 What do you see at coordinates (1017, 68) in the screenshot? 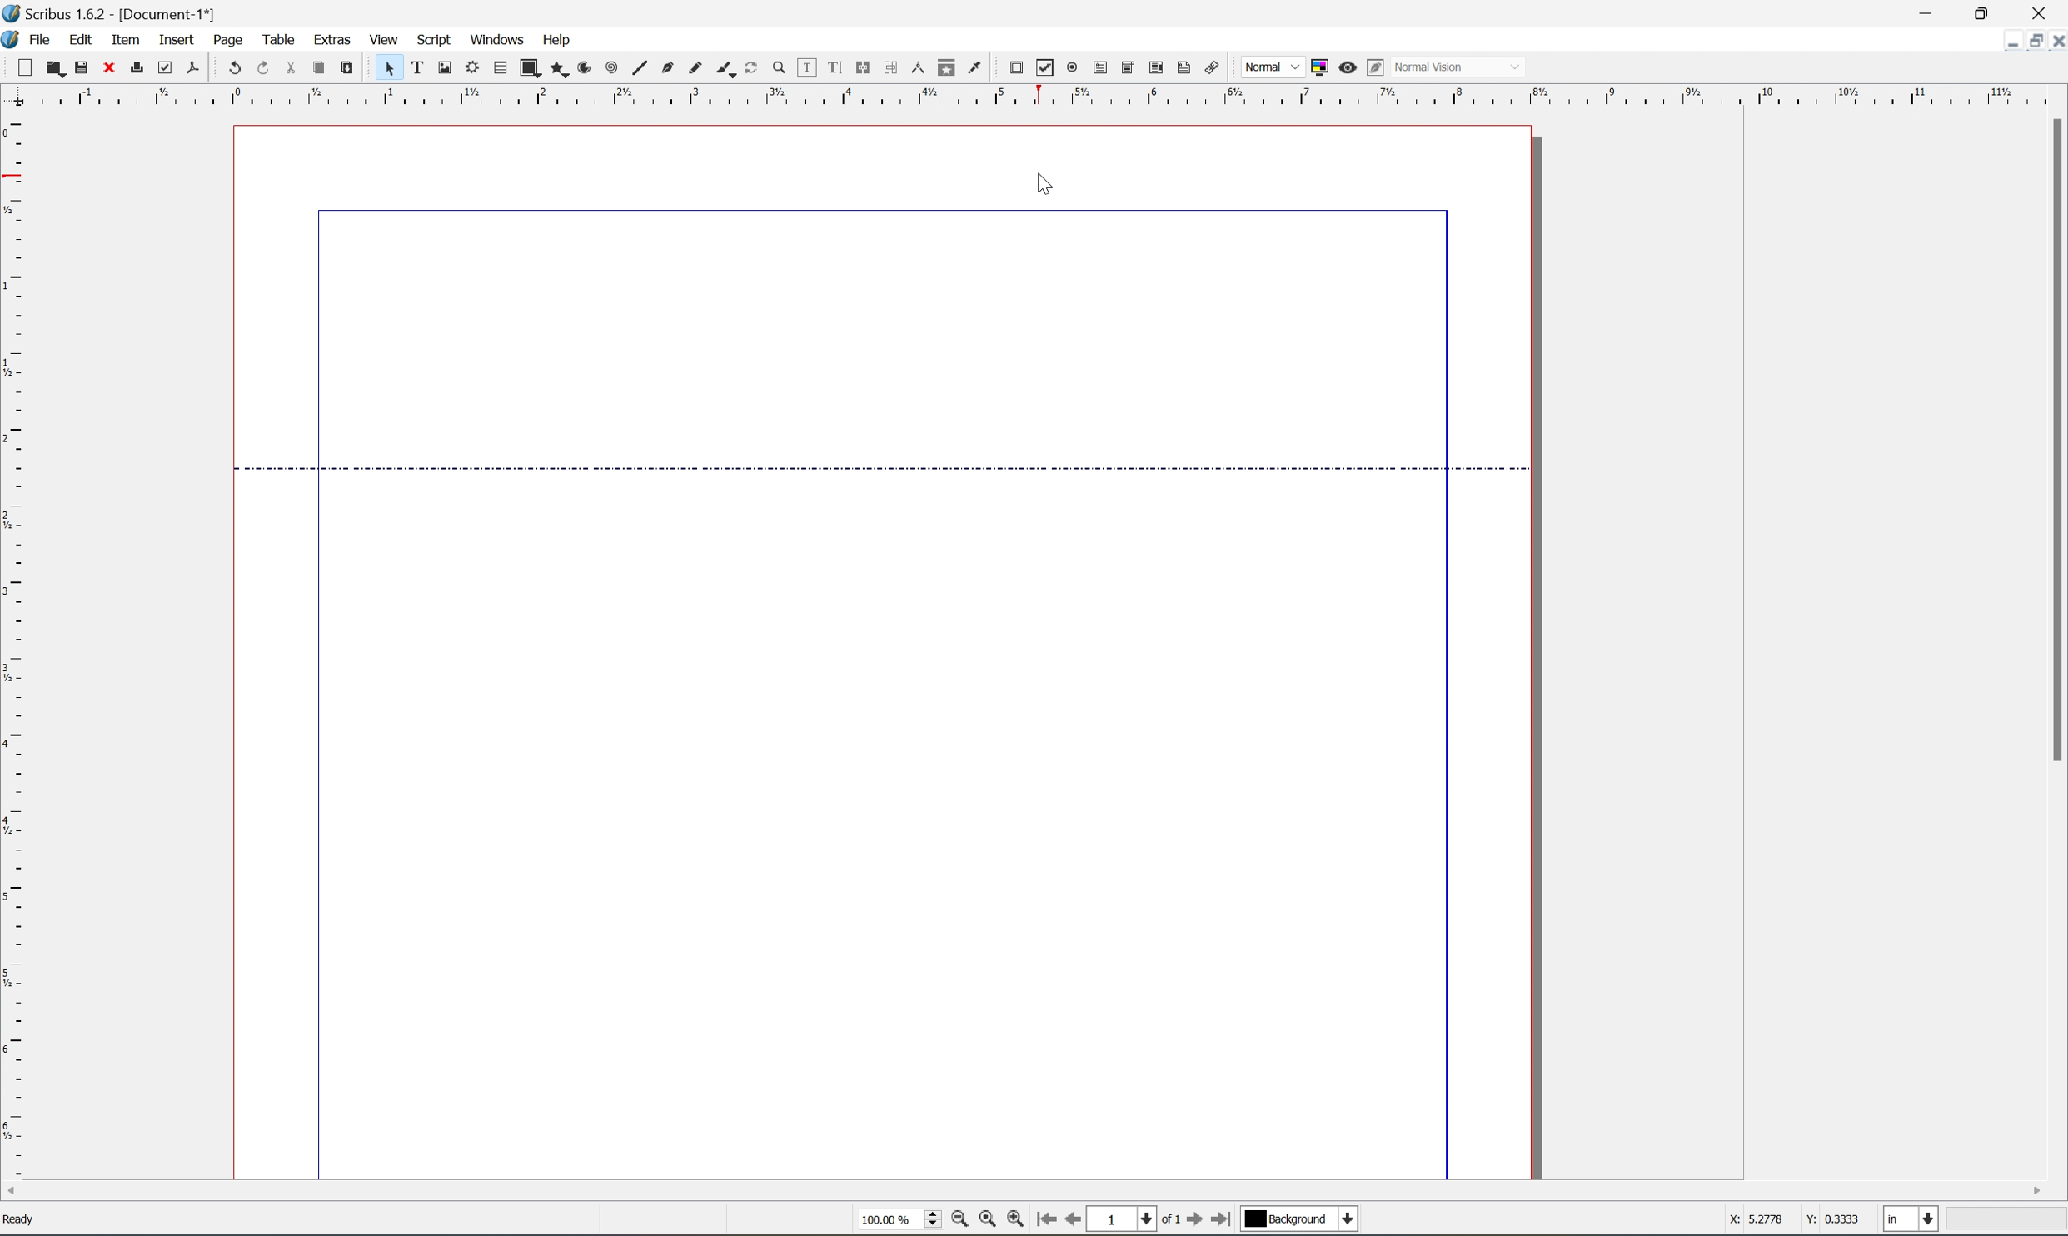
I see `pdf push button` at bounding box center [1017, 68].